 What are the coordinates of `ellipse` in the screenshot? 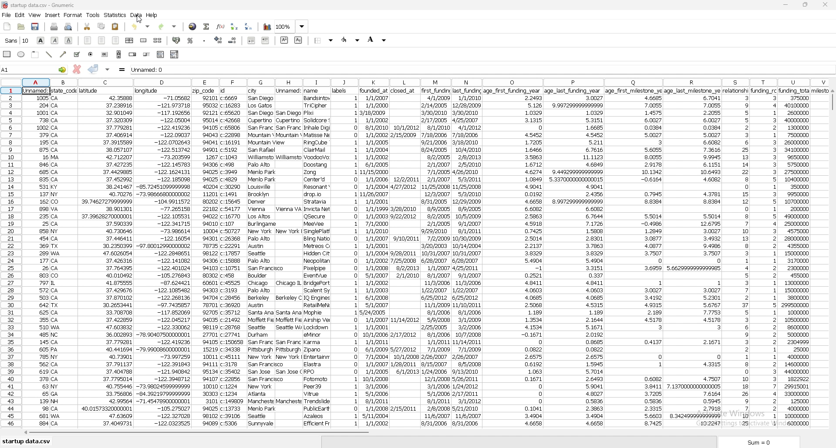 It's located at (22, 55).